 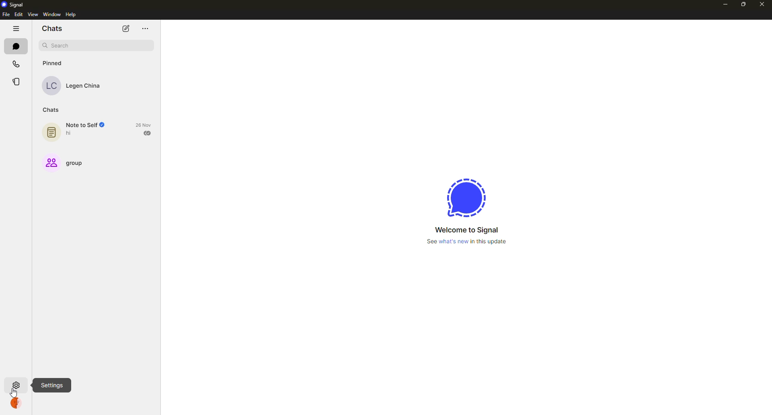 I want to click on maximize, so click(x=743, y=4).